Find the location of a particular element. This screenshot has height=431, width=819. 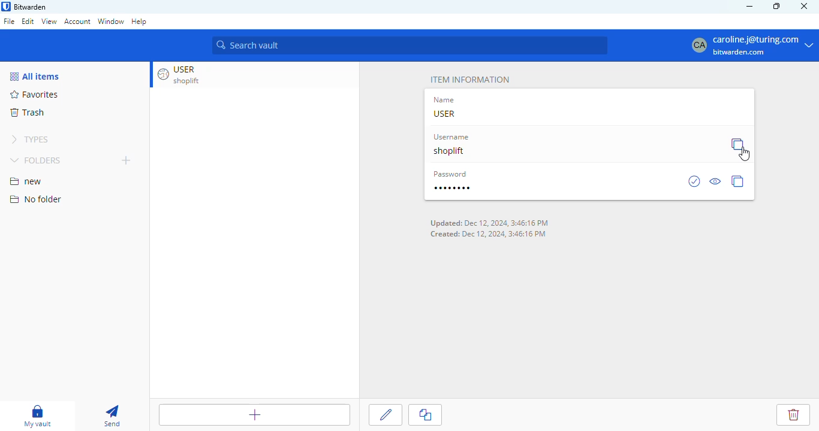

help is located at coordinates (139, 22).